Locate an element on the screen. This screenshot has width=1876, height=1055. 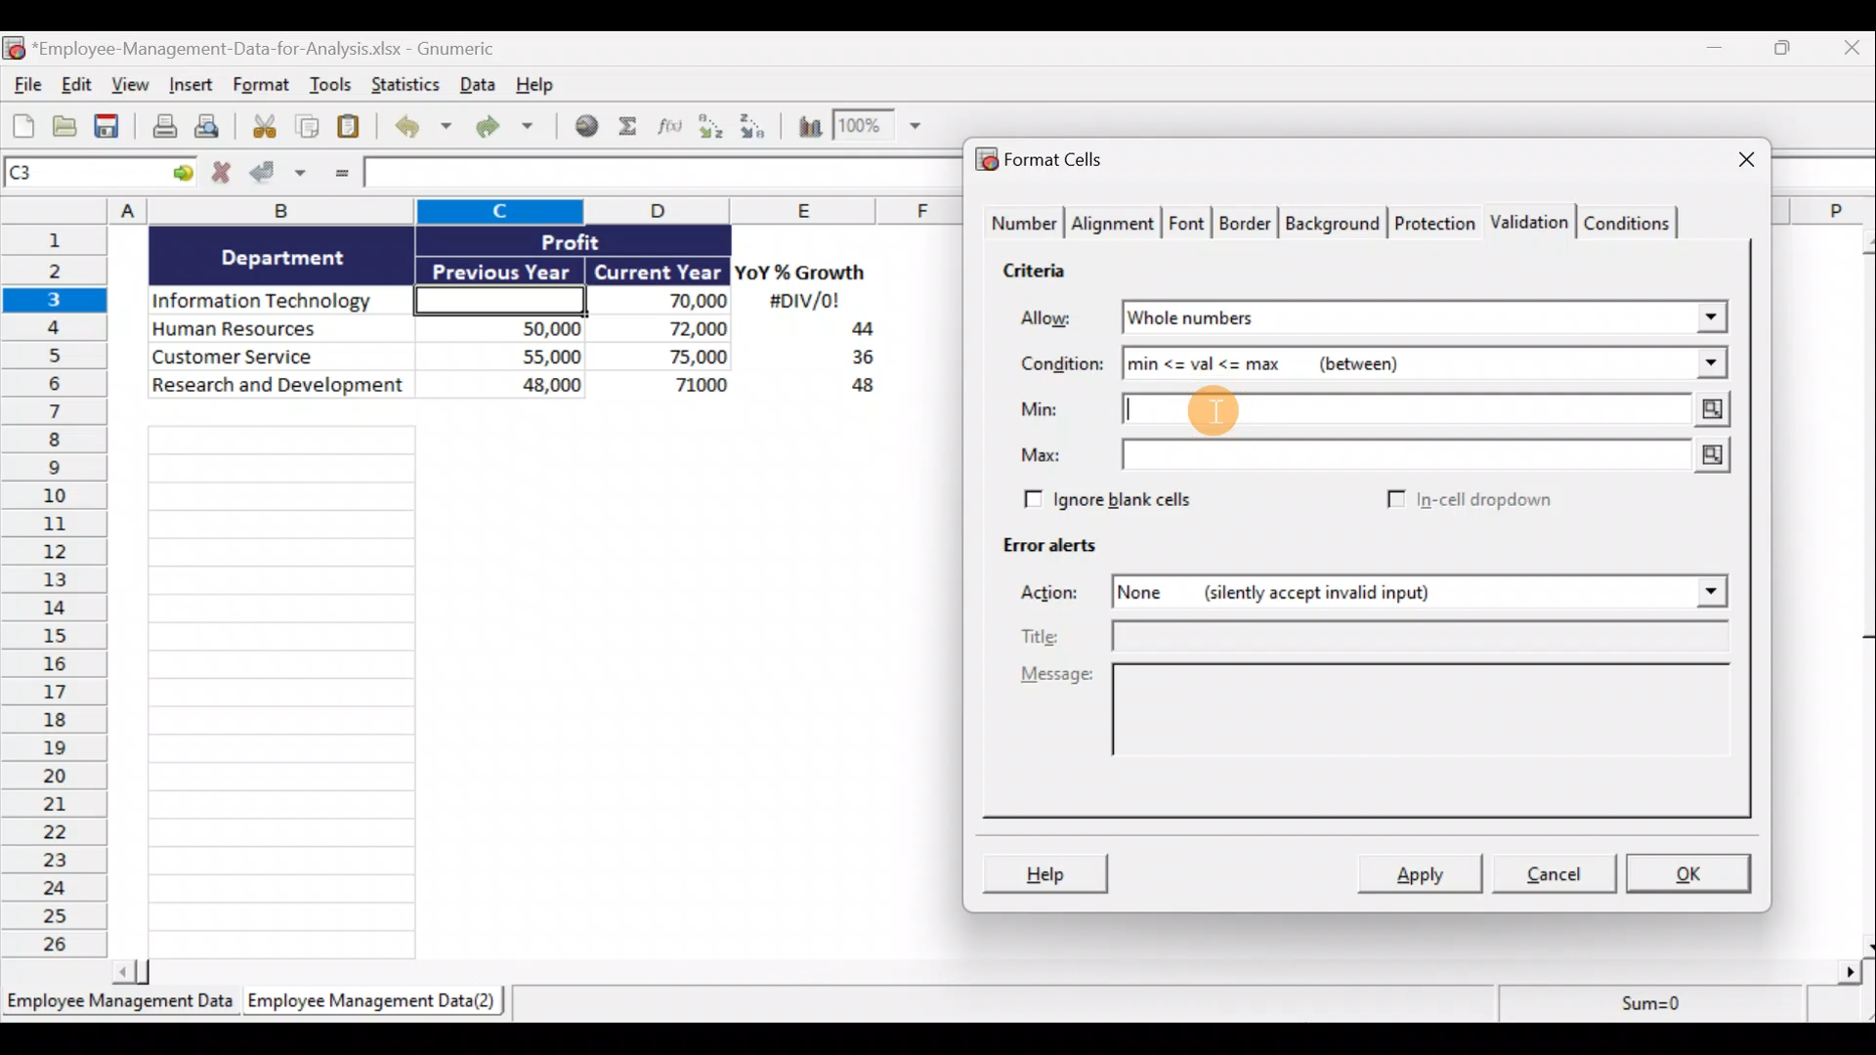
#DIV/0! is located at coordinates (803, 302).